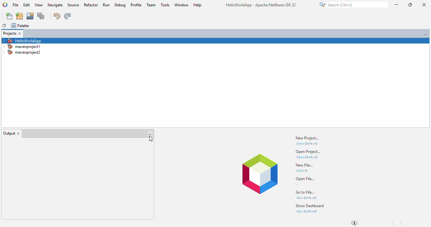 Image resolution: width=431 pixels, height=227 pixels. I want to click on source, so click(74, 5).